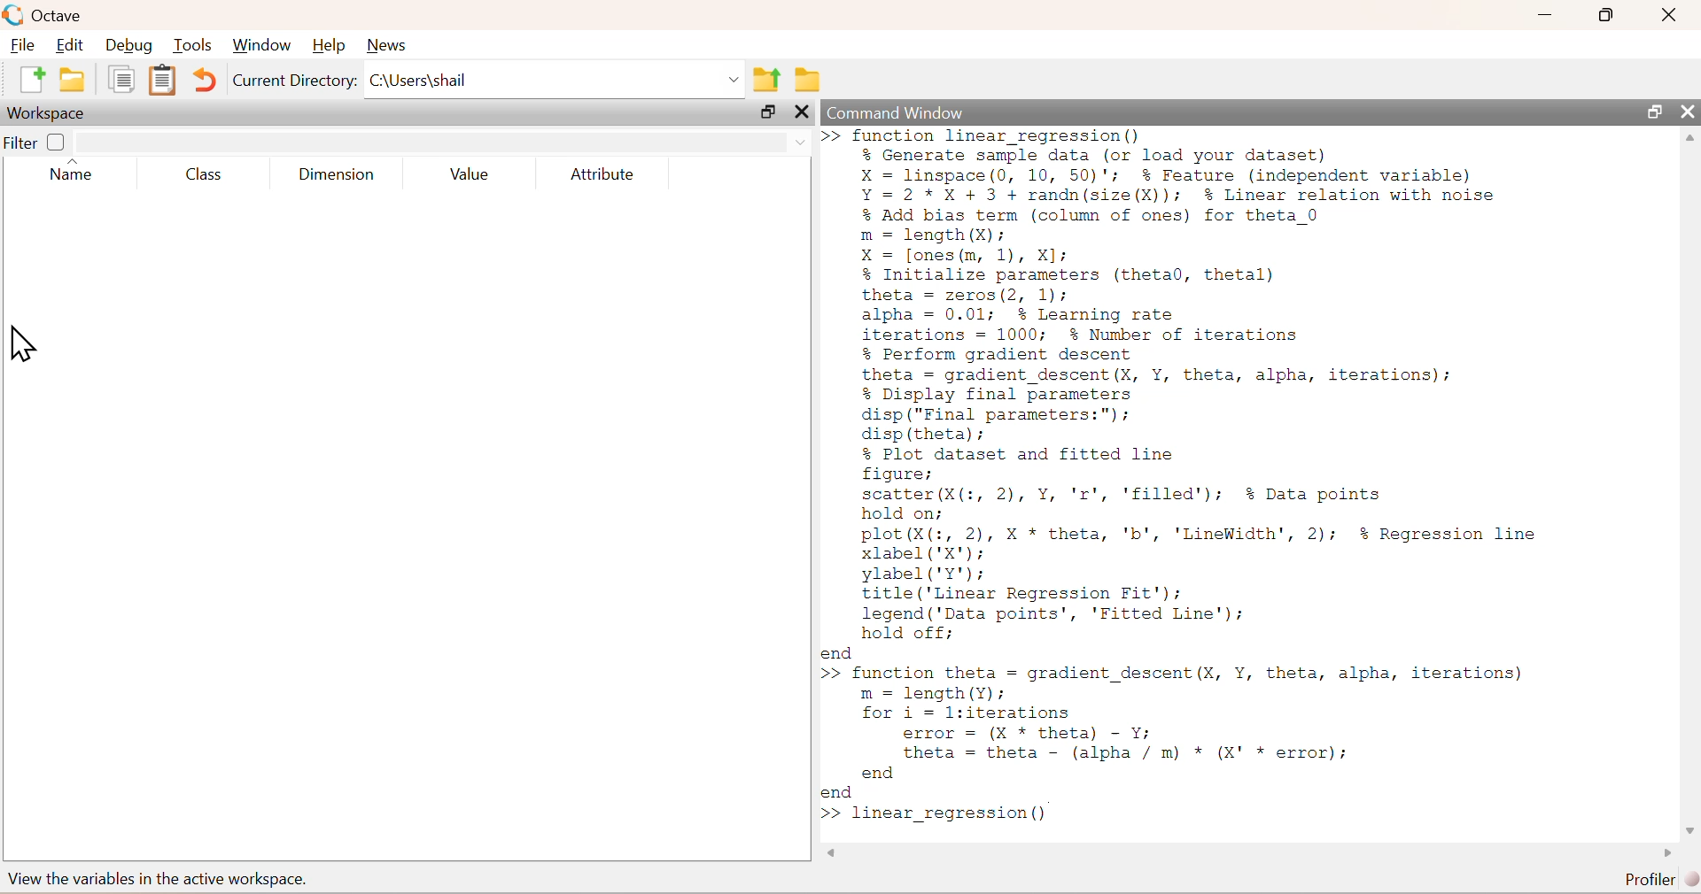 This screenshot has height=894, width=1701. I want to click on folder, so click(72, 79).